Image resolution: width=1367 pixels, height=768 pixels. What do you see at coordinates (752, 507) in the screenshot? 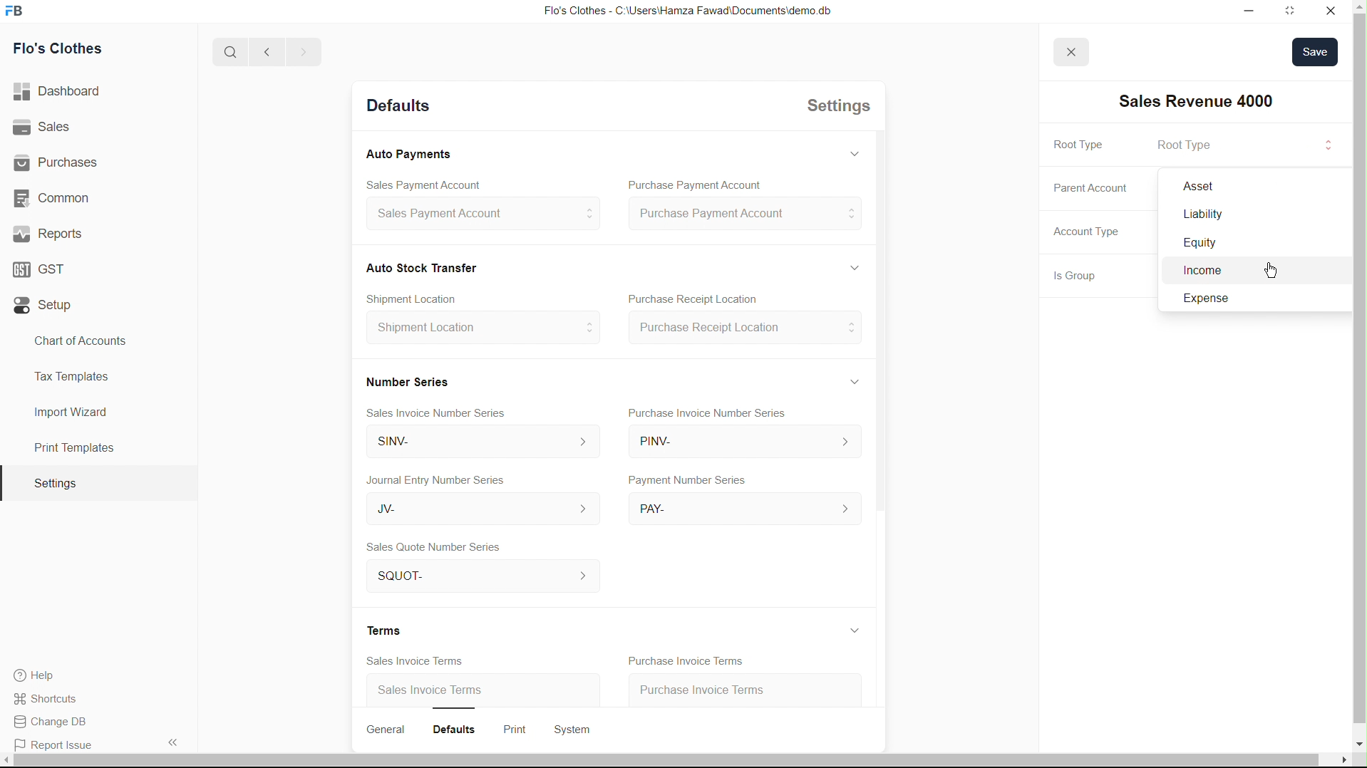
I see `PAY-` at bounding box center [752, 507].